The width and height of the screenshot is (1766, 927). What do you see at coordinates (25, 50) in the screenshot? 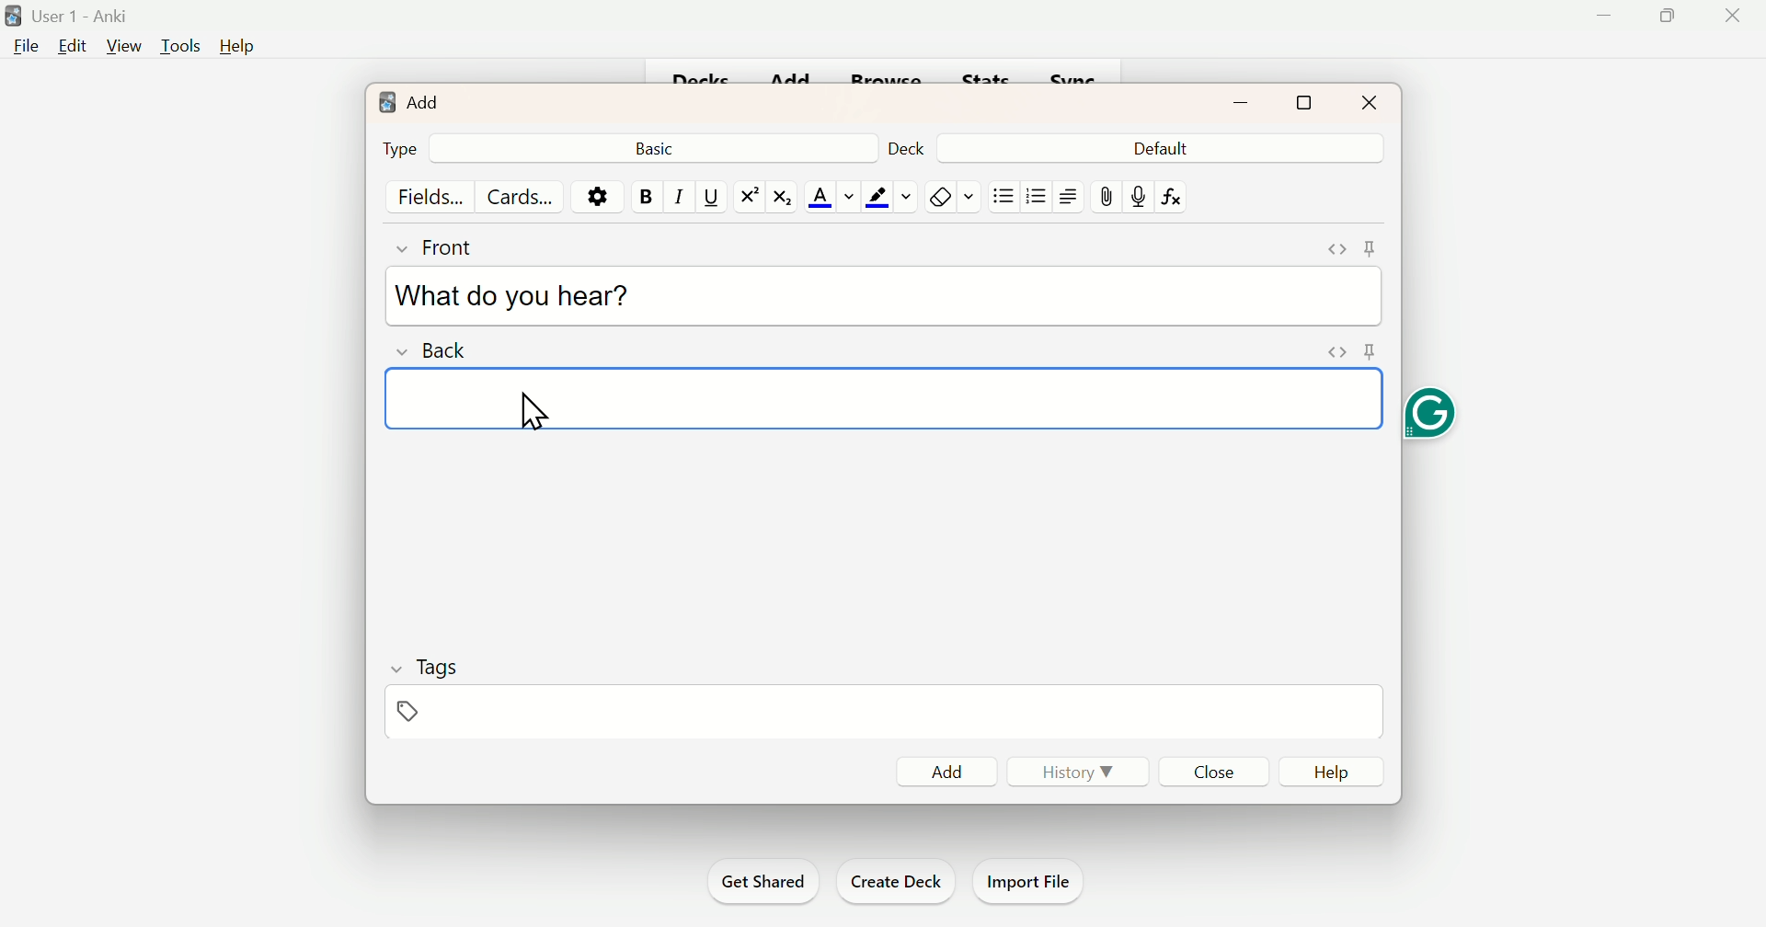
I see `File` at bounding box center [25, 50].